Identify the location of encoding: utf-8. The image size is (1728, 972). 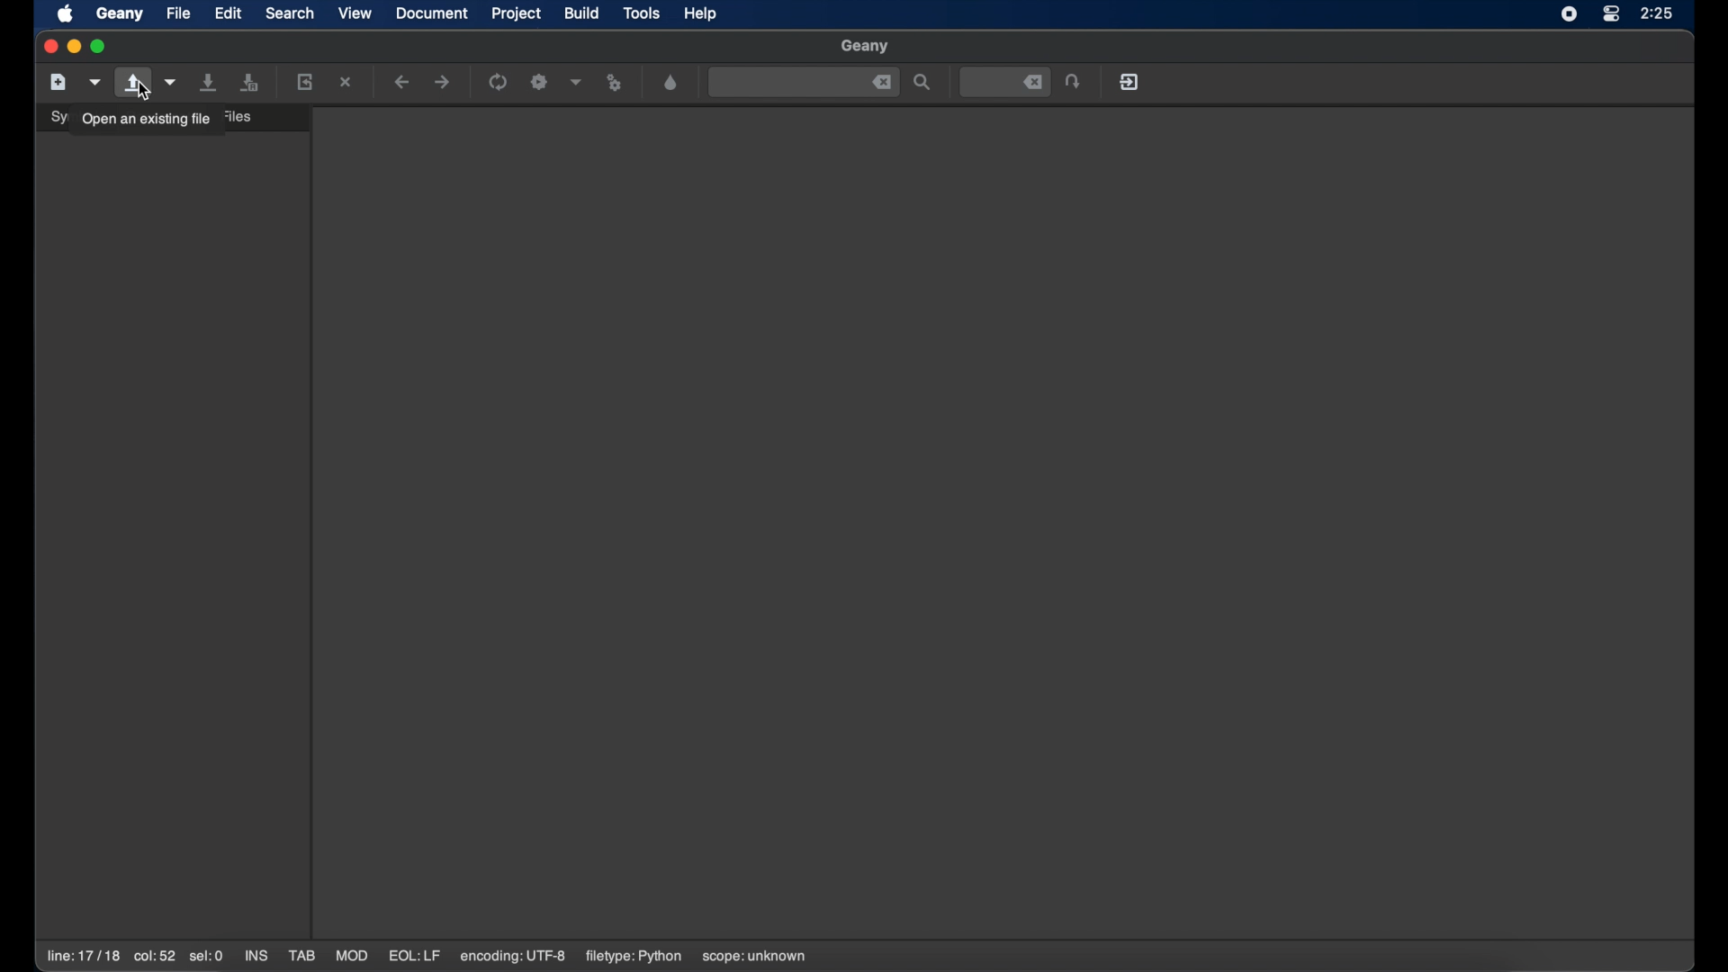
(514, 956).